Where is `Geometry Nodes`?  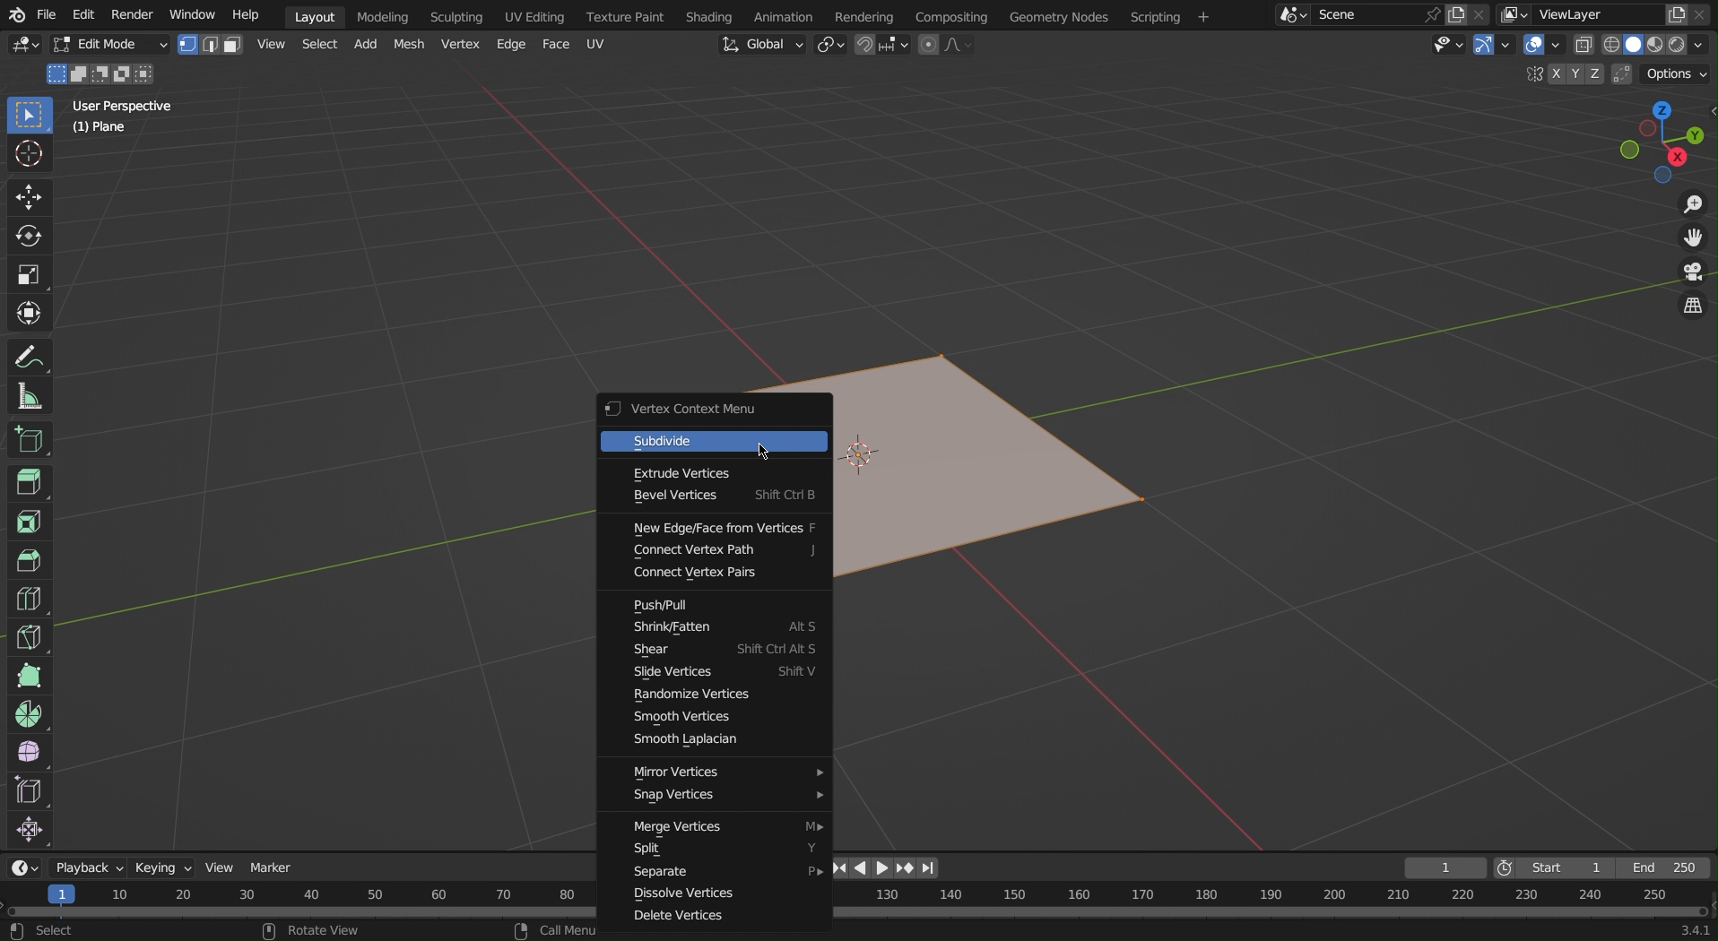
Geometry Nodes is located at coordinates (1057, 15).